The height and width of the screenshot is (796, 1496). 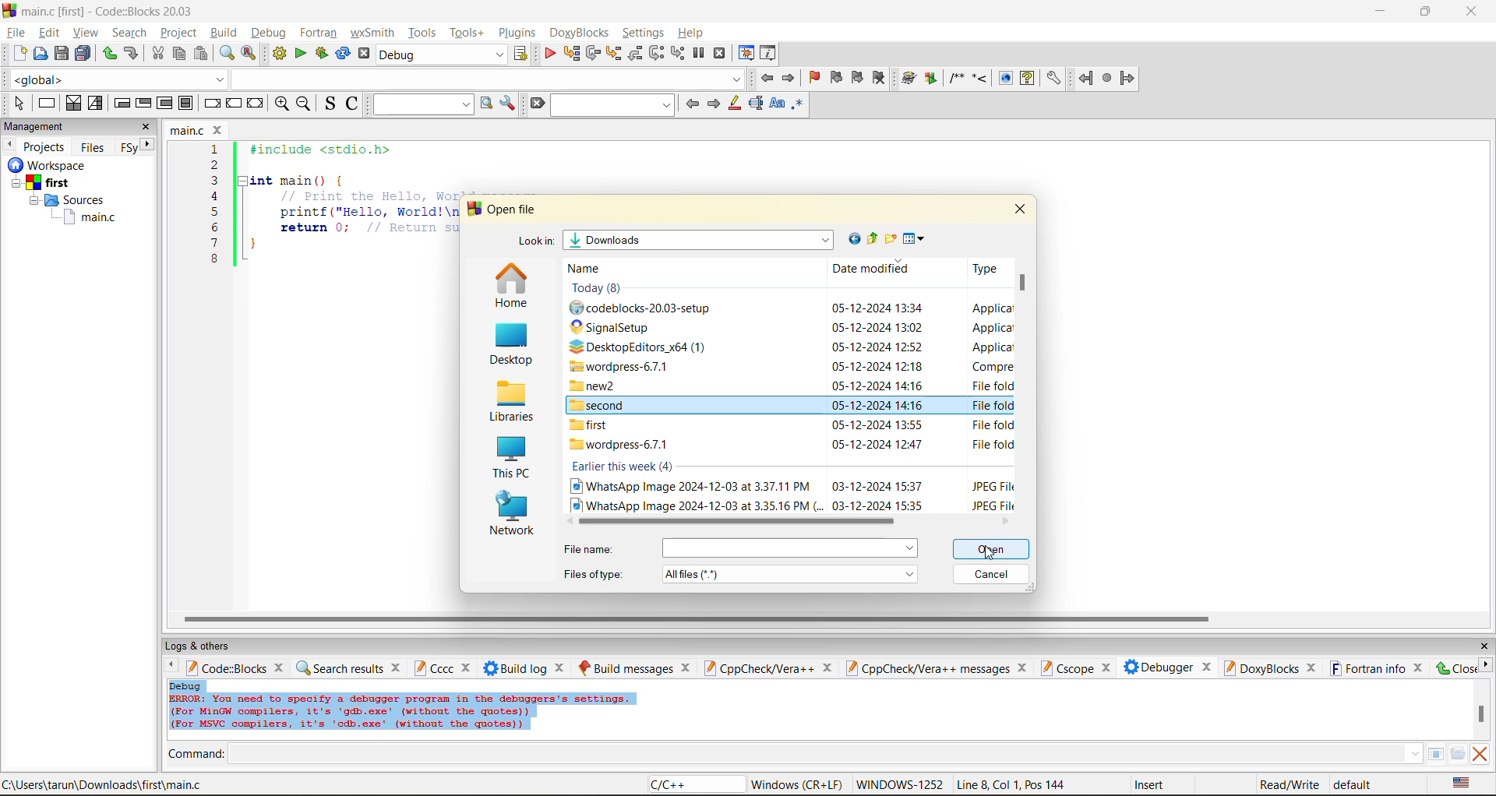 What do you see at coordinates (1004, 78) in the screenshot?
I see `show` at bounding box center [1004, 78].